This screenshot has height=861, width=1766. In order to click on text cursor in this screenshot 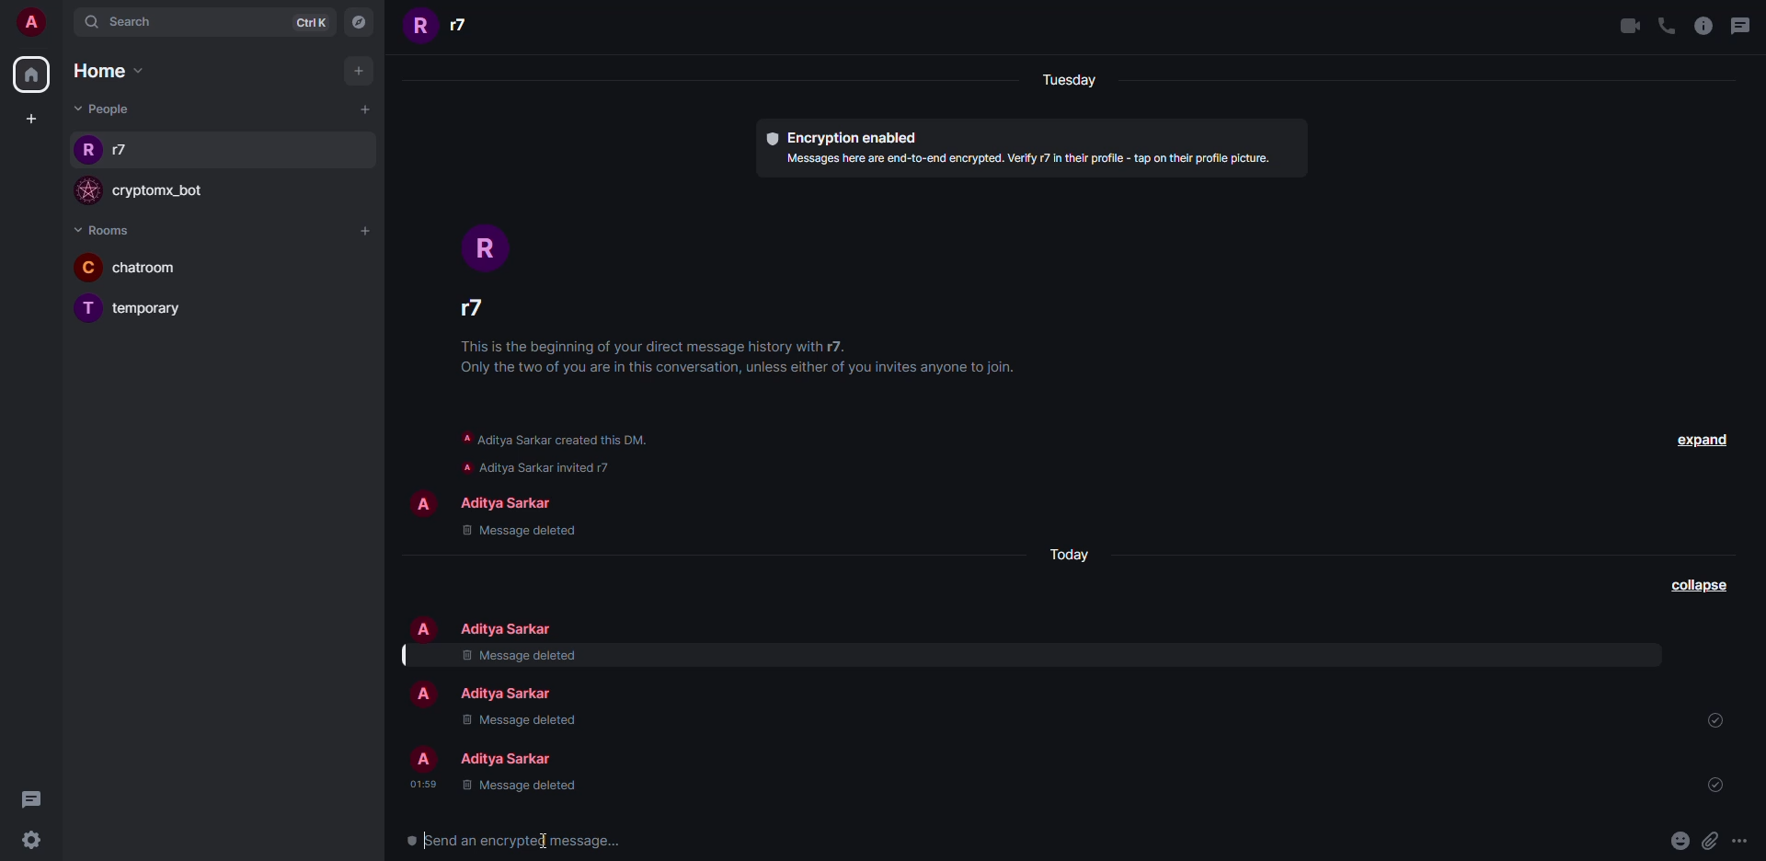, I will do `click(544, 840)`.